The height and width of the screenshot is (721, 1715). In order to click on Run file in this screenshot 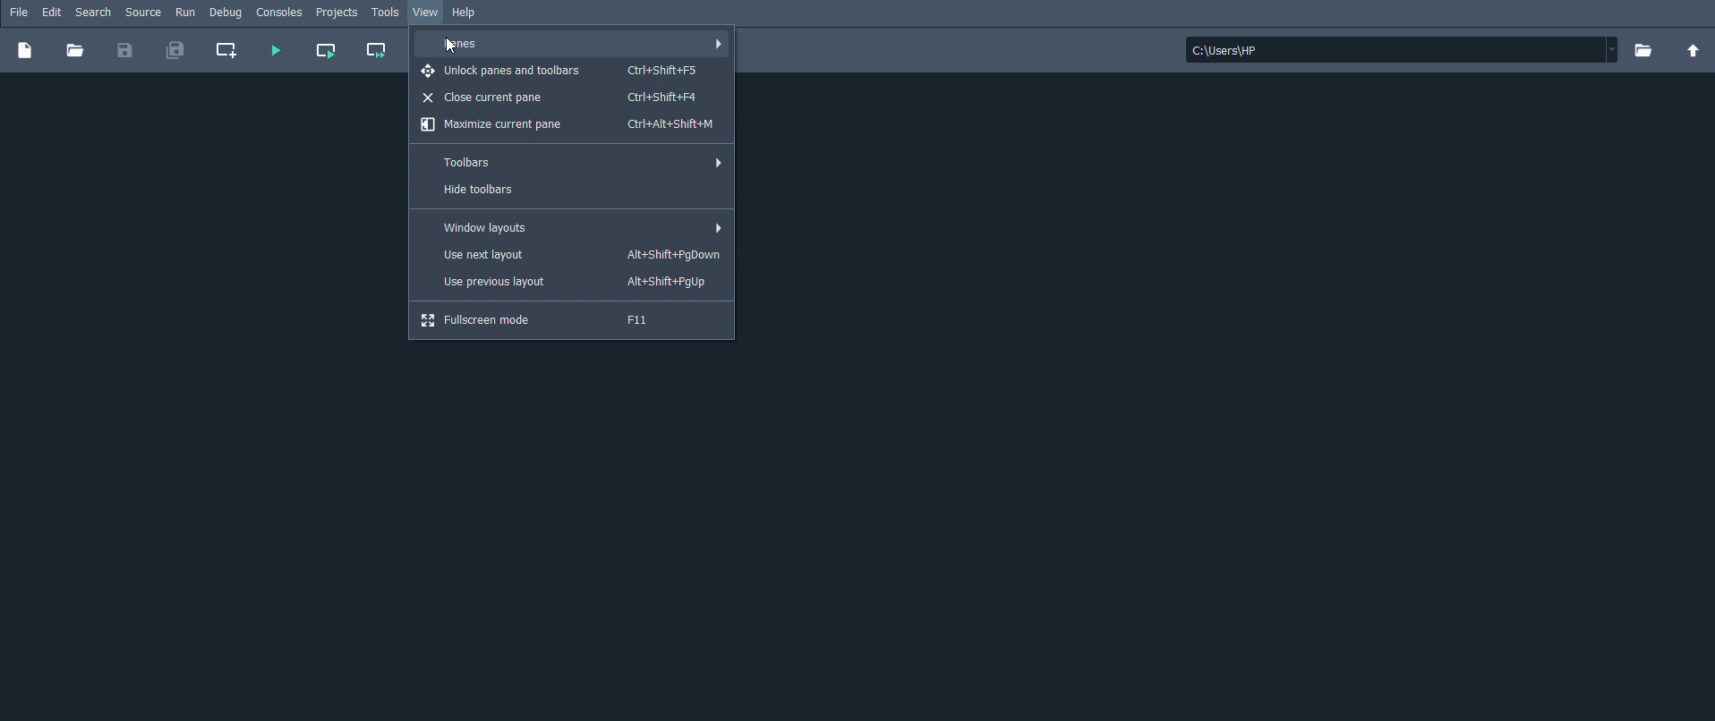, I will do `click(275, 52)`.